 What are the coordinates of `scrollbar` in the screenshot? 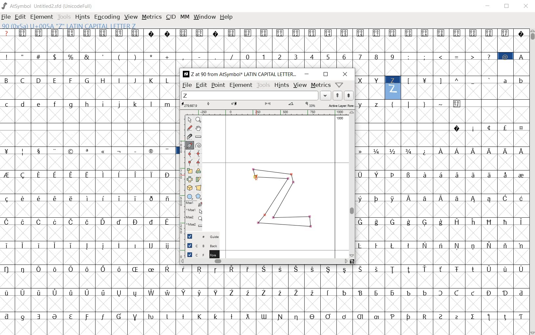 It's located at (532, 181).